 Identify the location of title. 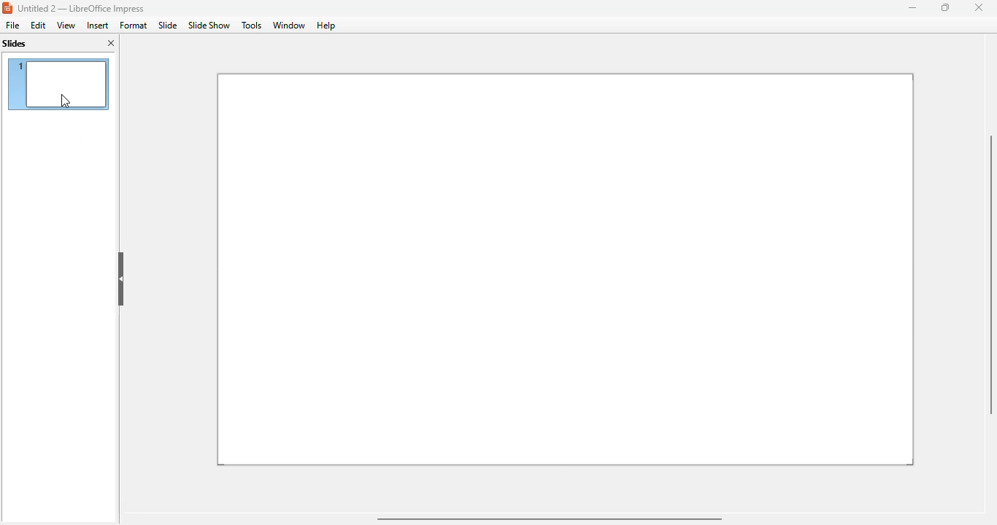
(80, 9).